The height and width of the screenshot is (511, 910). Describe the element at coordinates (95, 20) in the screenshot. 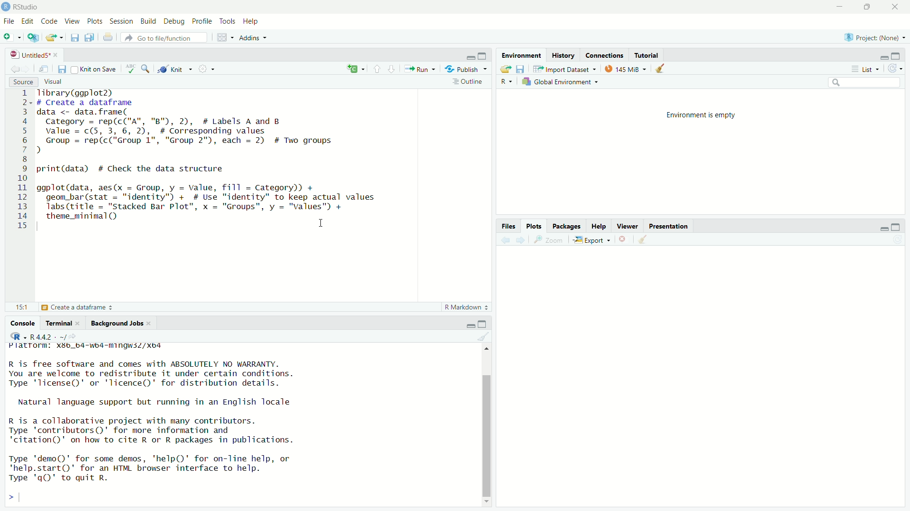

I see `Plots` at that location.